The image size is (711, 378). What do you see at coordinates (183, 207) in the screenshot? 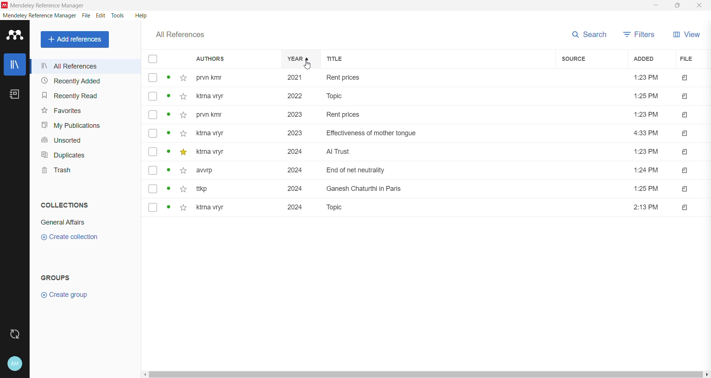
I see `click to add to favorites` at bounding box center [183, 207].